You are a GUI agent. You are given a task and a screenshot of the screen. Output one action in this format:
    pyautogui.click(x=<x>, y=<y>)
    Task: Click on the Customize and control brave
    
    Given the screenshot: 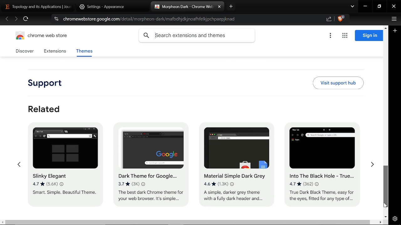 What is the action you would take?
    pyautogui.click(x=393, y=20)
    